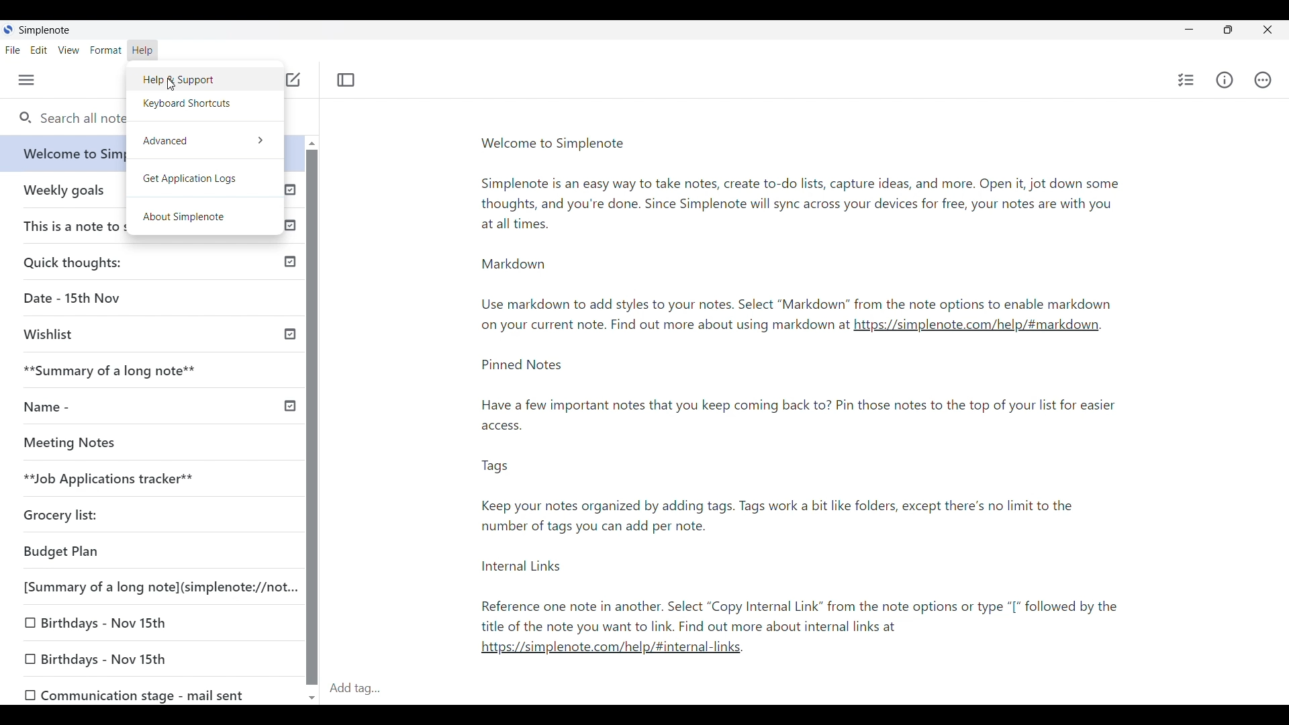 The width and height of the screenshot is (1289, 725). What do you see at coordinates (88, 659) in the screenshot?
I see `0 Birthdays - Nov 15th` at bounding box center [88, 659].